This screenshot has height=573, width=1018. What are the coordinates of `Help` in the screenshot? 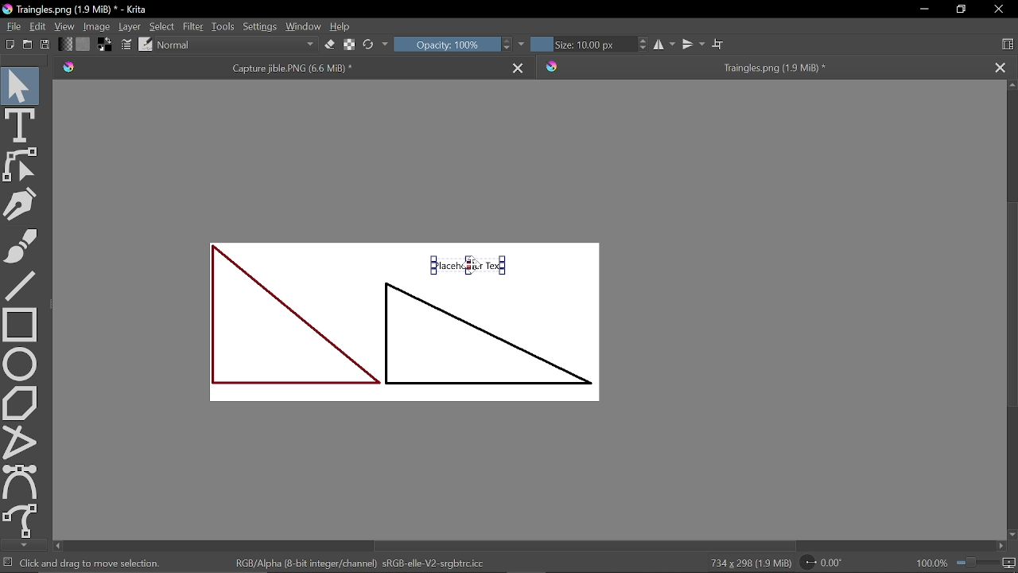 It's located at (341, 26).